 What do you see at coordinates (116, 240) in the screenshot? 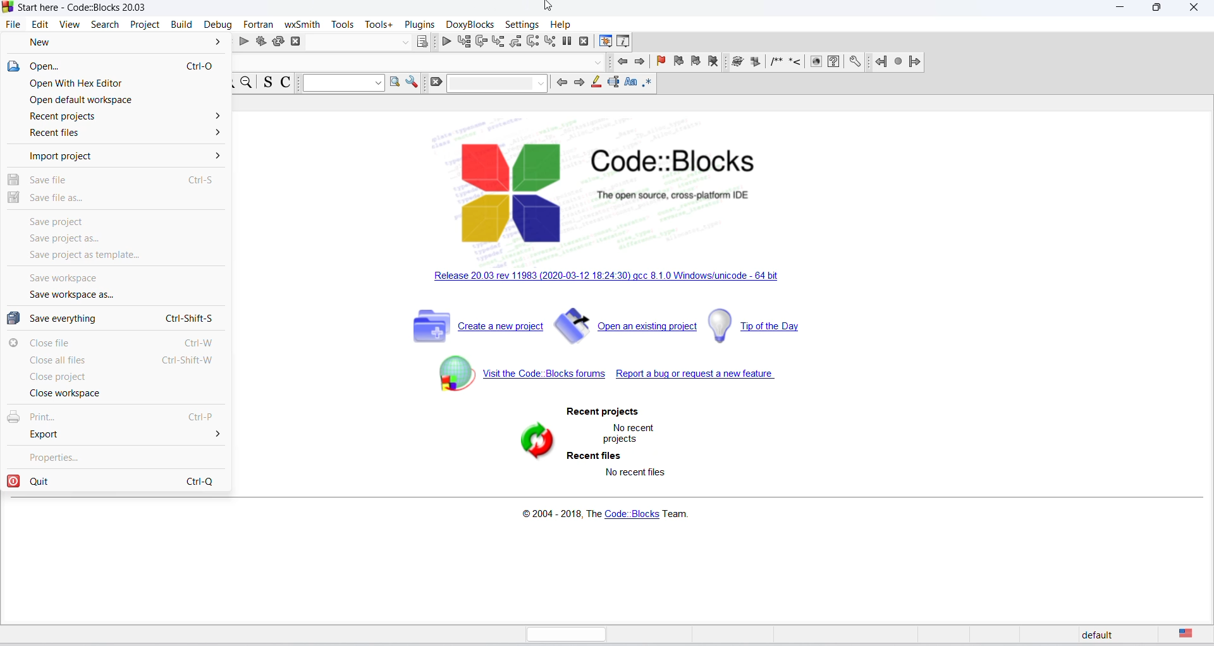
I see `save project as` at bounding box center [116, 240].